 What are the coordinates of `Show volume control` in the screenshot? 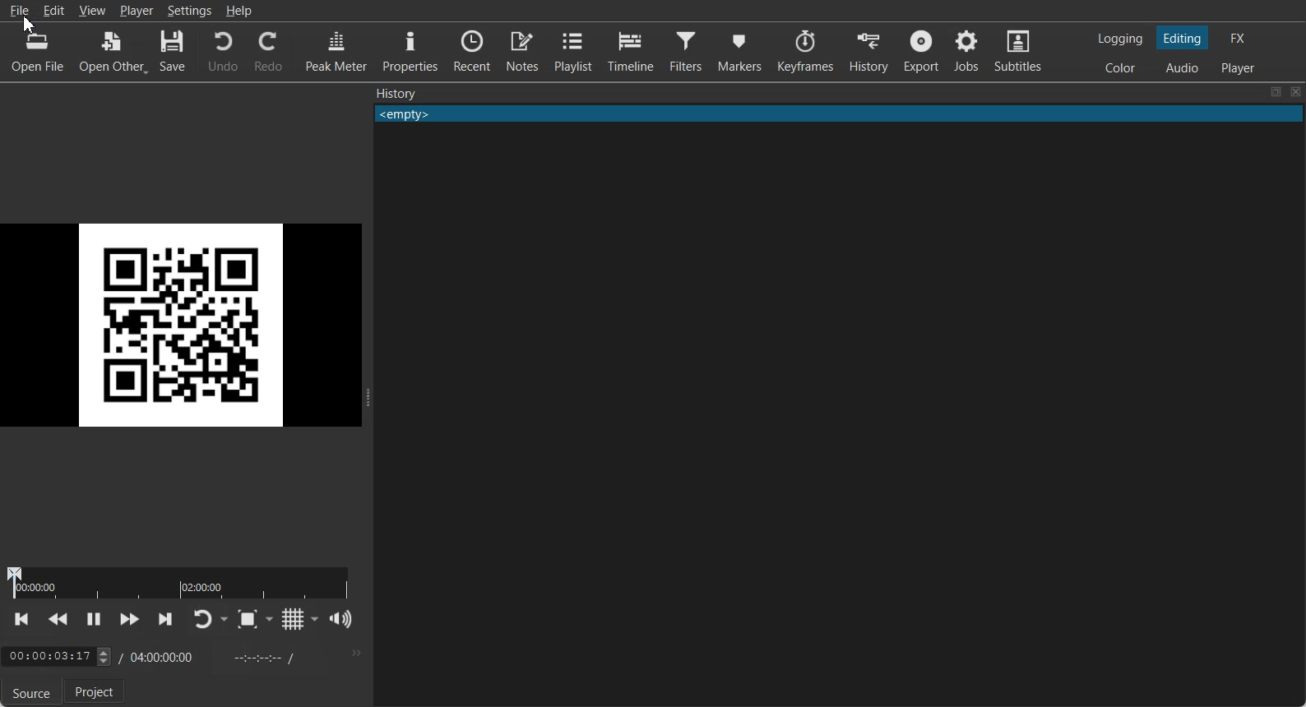 It's located at (341, 619).